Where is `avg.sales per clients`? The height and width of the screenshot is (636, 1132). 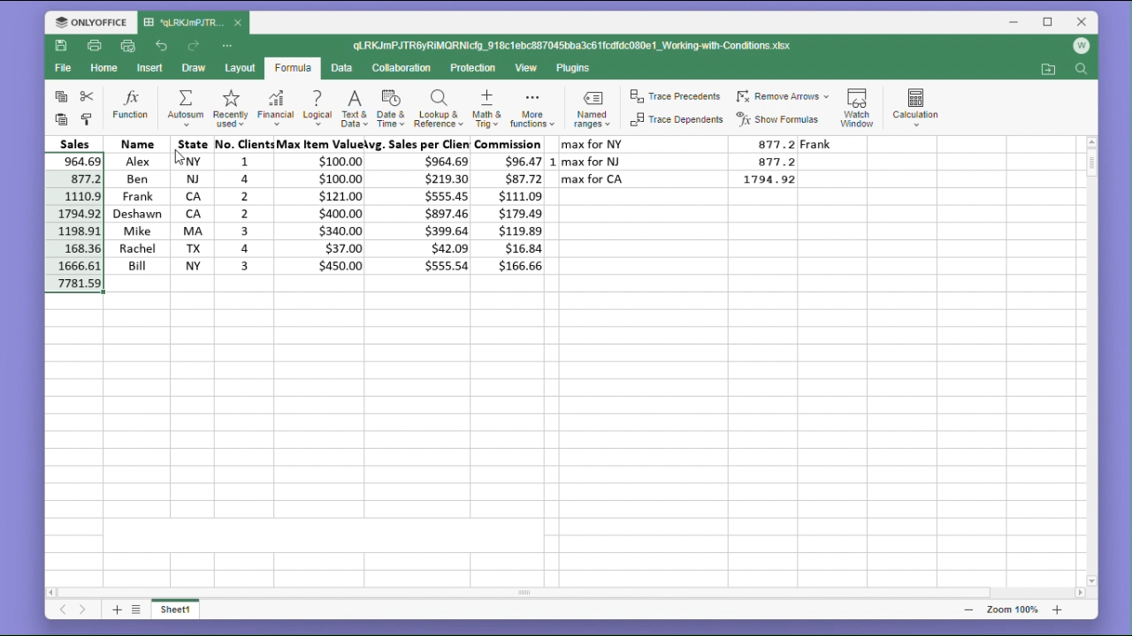 avg.sales per clients is located at coordinates (422, 208).